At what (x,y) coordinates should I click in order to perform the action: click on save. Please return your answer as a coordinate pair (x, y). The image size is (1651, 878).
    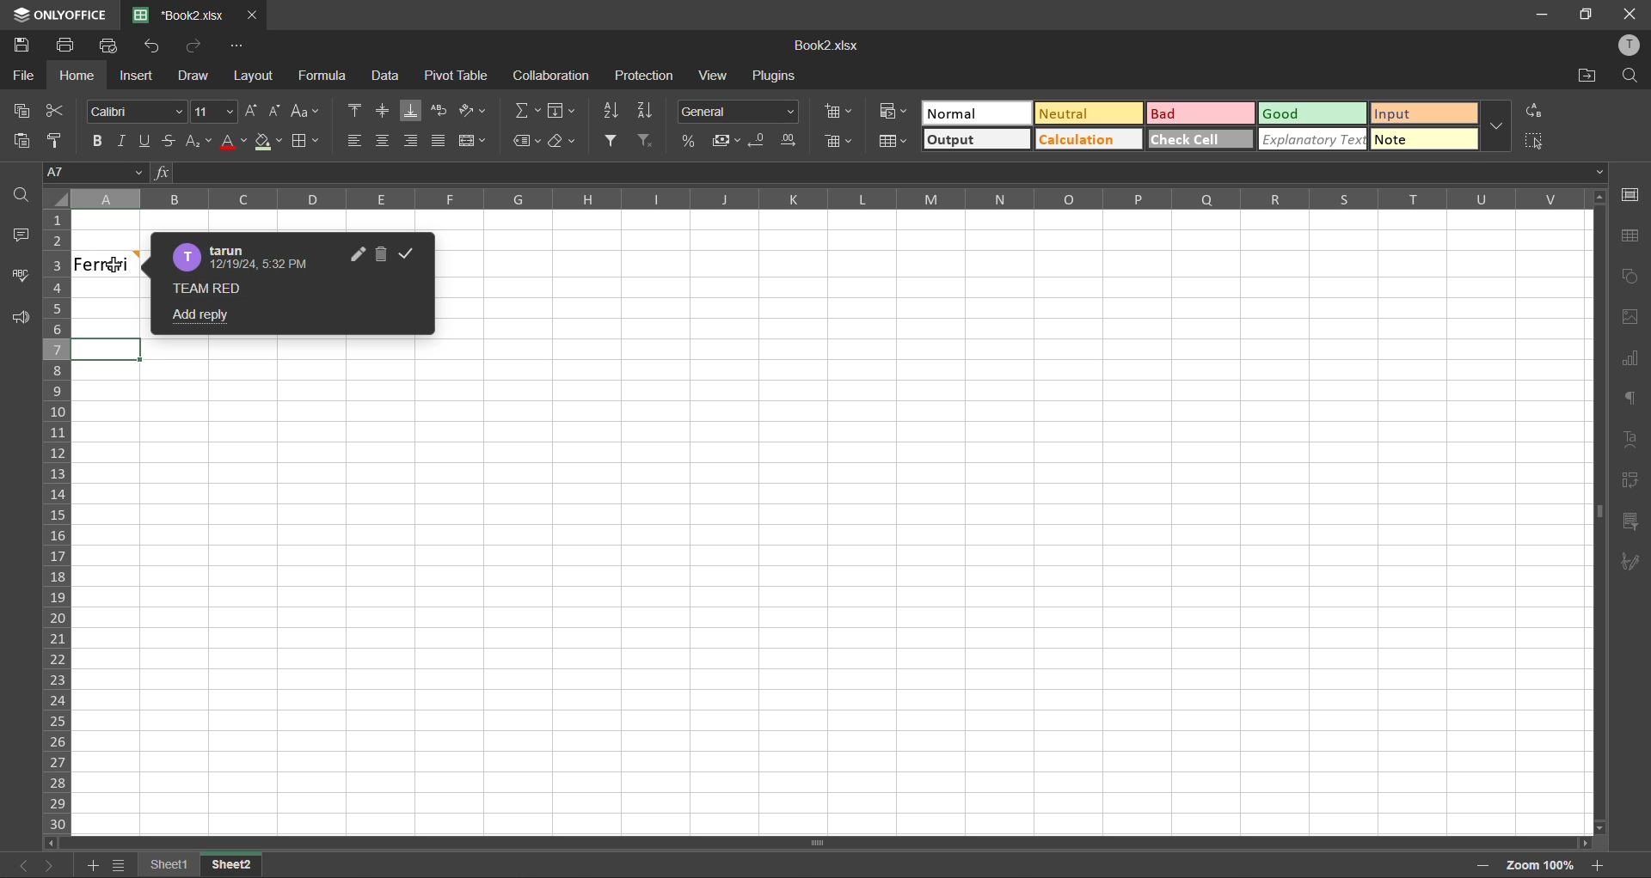
    Looking at the image, I should click on (19, 46).